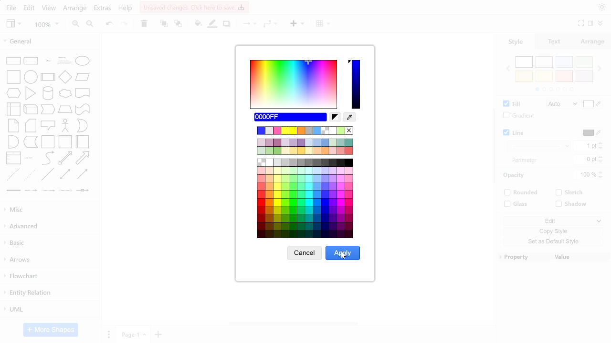  Describe the element at coordinates (297, 25) in the screenshot. I see `insert` at that location.